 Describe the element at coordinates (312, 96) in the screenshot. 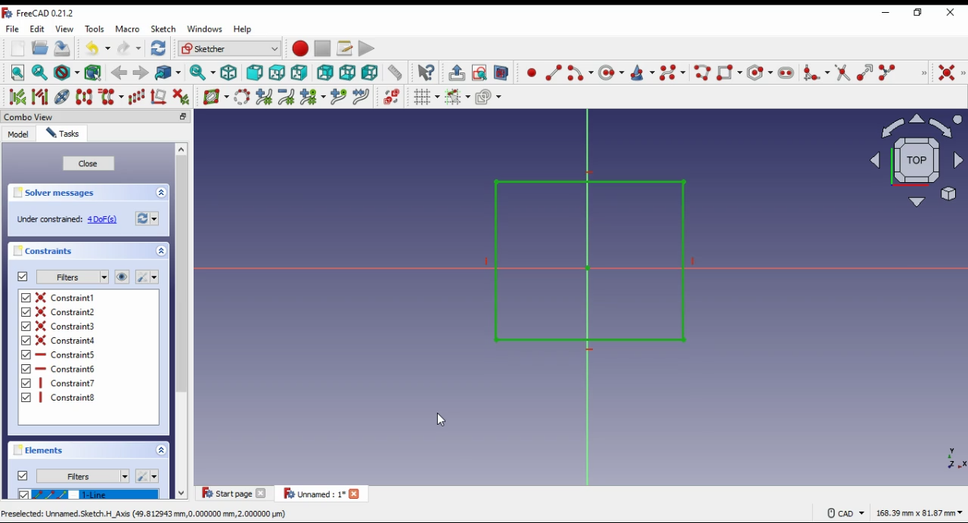

I see `modify knot multiplicity` at that location.